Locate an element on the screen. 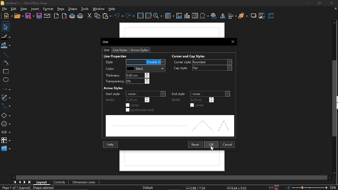 Image resolution: width=338 pixels, height=190 pixels. shadow is located at coordinates (254, 16).